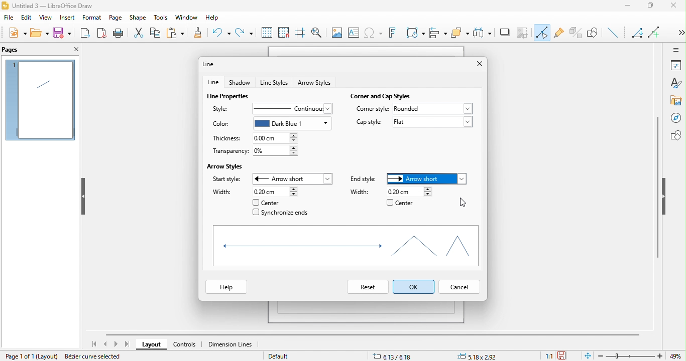  I want to click on previous page, so click(106, 343).